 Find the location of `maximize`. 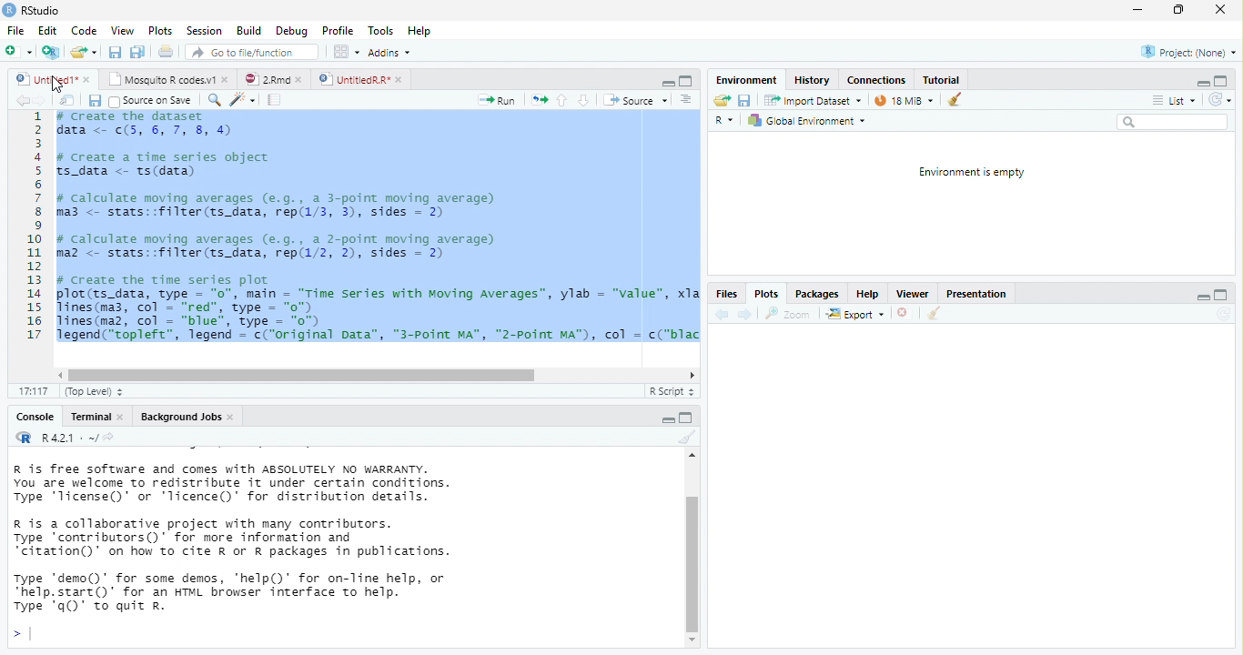

maximize is located at coordinates (669, 420).